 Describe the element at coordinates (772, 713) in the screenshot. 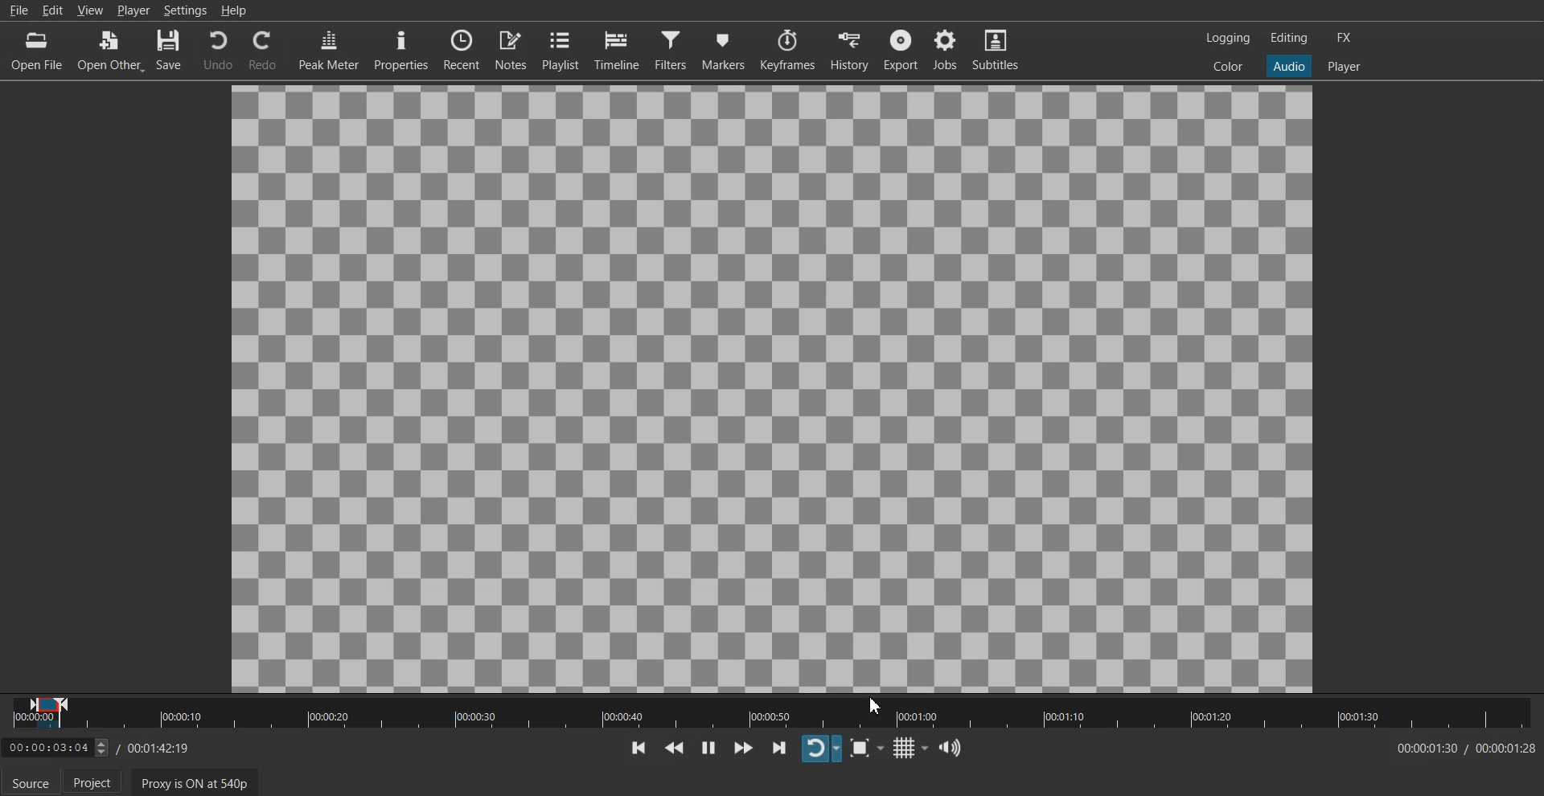

I see `Slider` at that location.